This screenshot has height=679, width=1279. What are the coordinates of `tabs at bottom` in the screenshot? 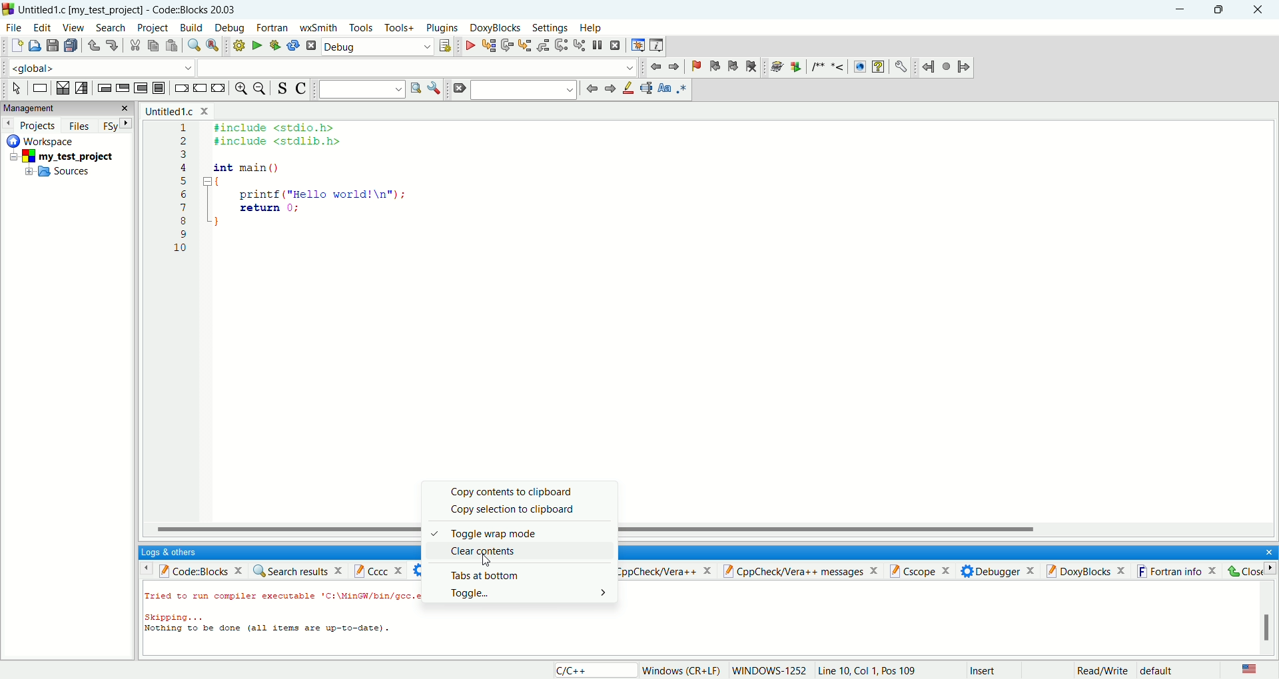 It's located at (514, 574).